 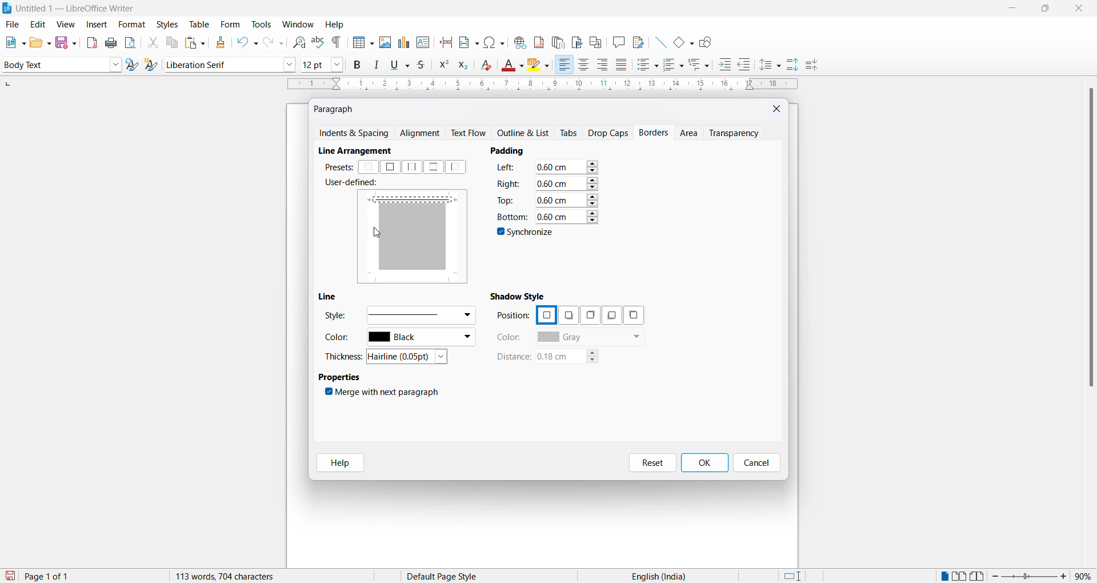 I want to click on font name, so click(x=222, y=64).